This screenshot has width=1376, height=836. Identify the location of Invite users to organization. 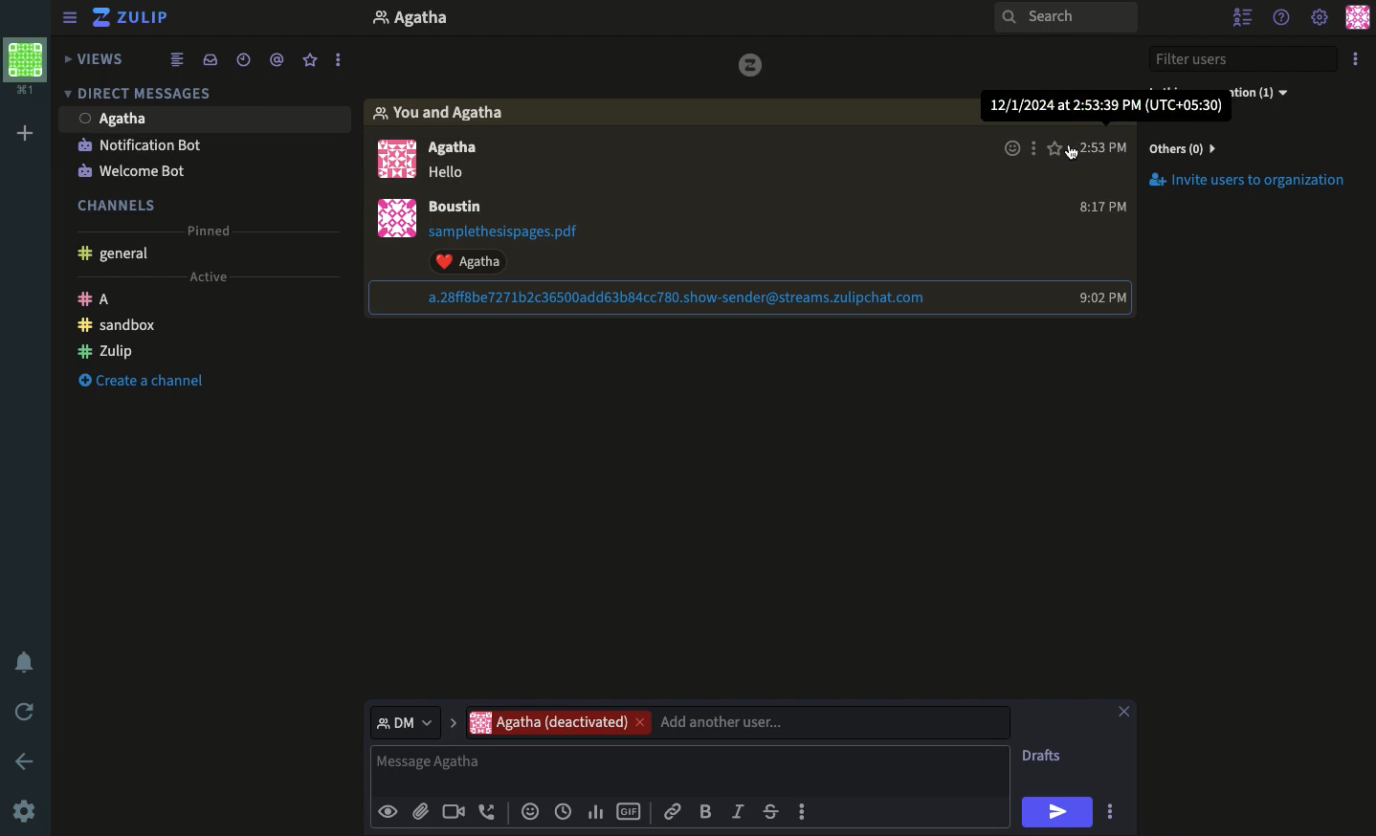
(1249, 181).